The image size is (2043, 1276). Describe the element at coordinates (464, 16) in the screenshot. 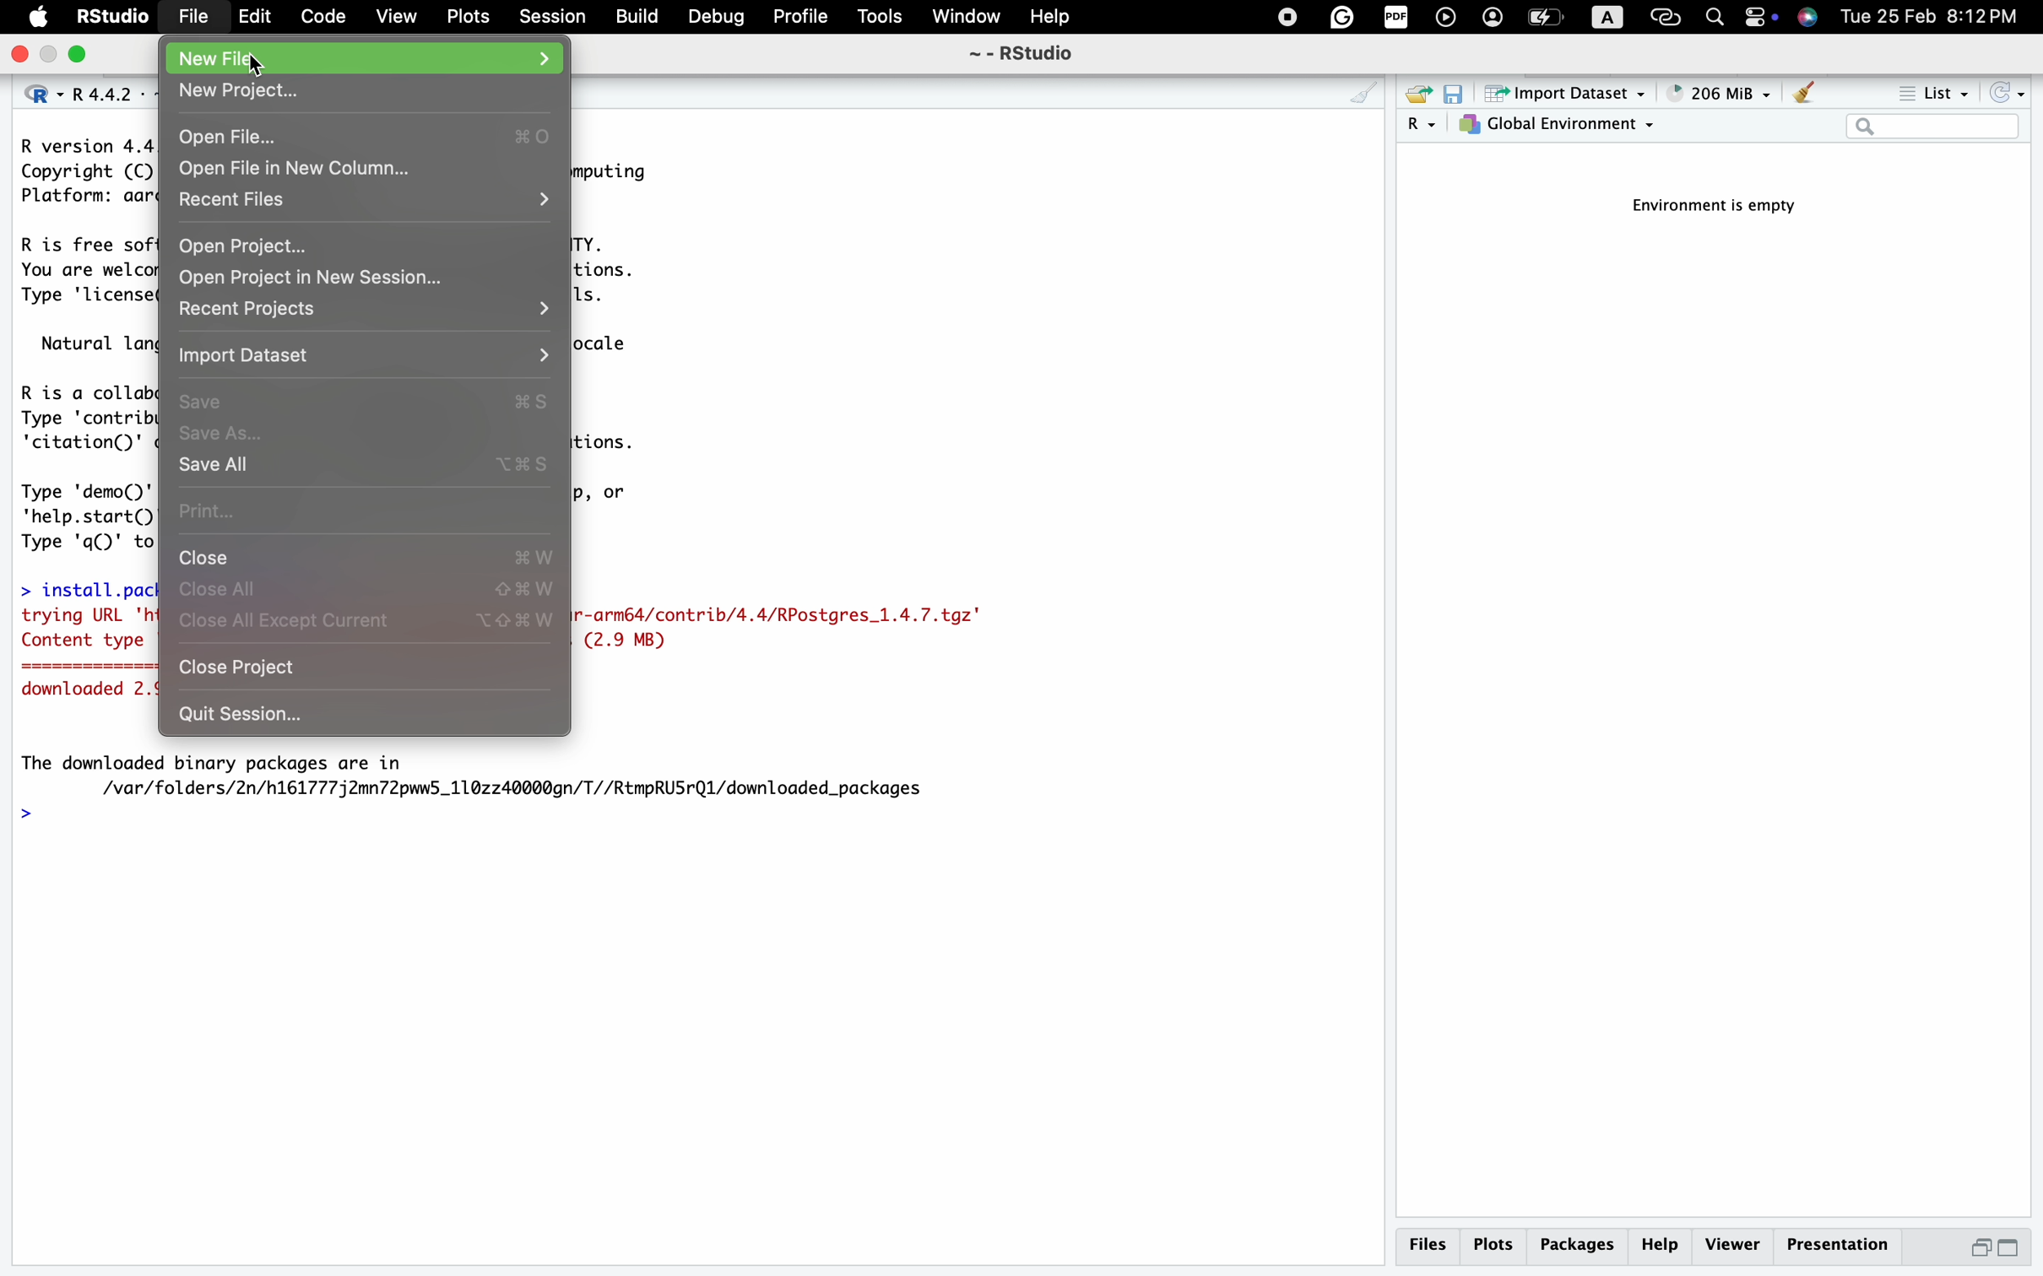

I see `plots` at that location.